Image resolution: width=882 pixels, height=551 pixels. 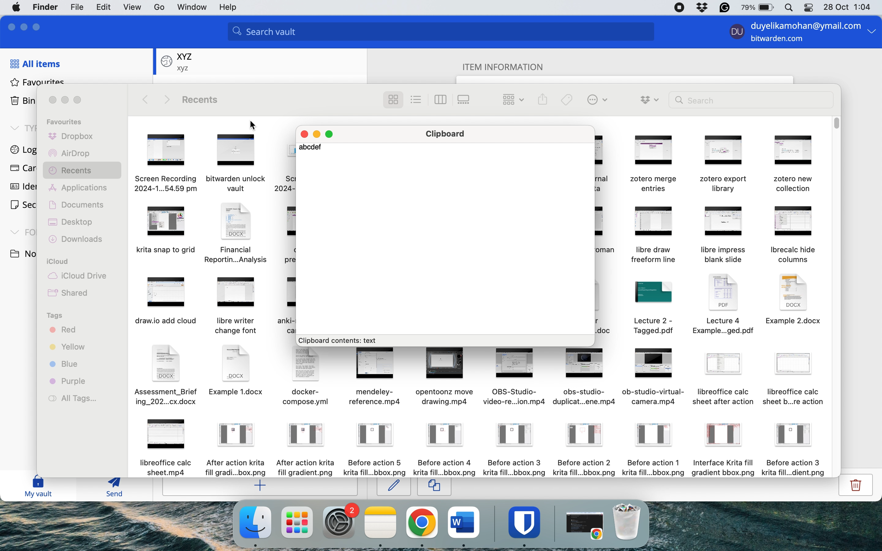 What do you see at coordinates (631, 521) in the screenshot?
I see `bin` at bounding box center [631, 521].